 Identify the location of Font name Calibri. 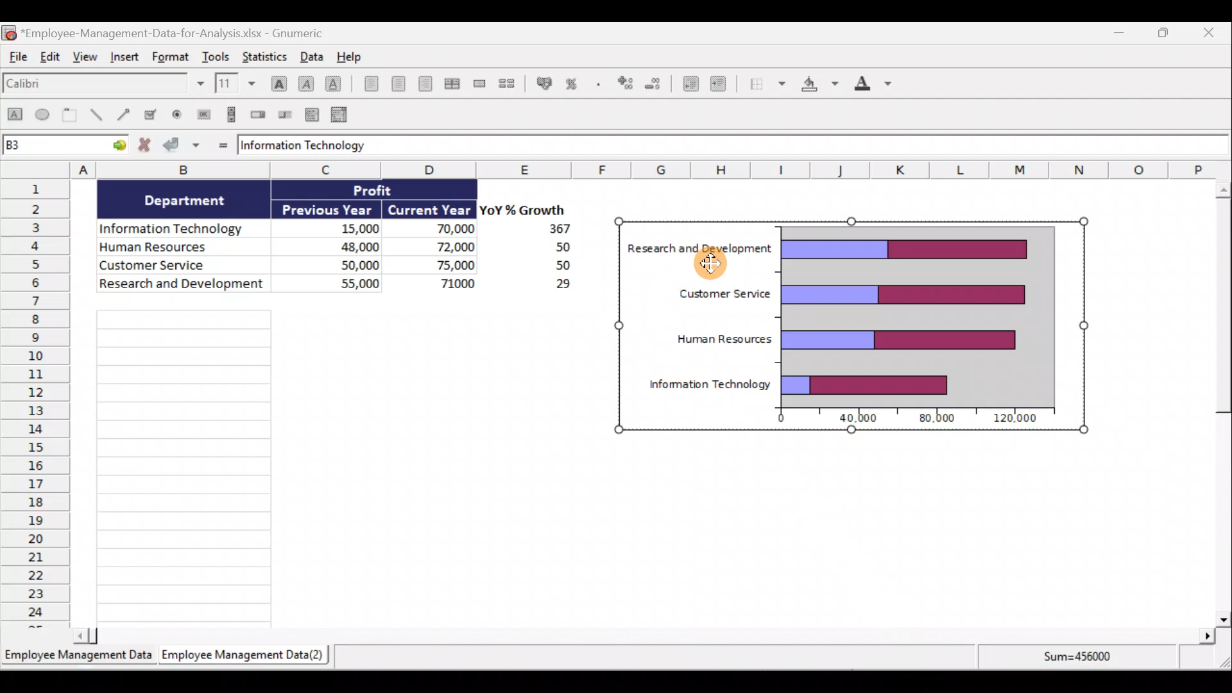
(103, 86).